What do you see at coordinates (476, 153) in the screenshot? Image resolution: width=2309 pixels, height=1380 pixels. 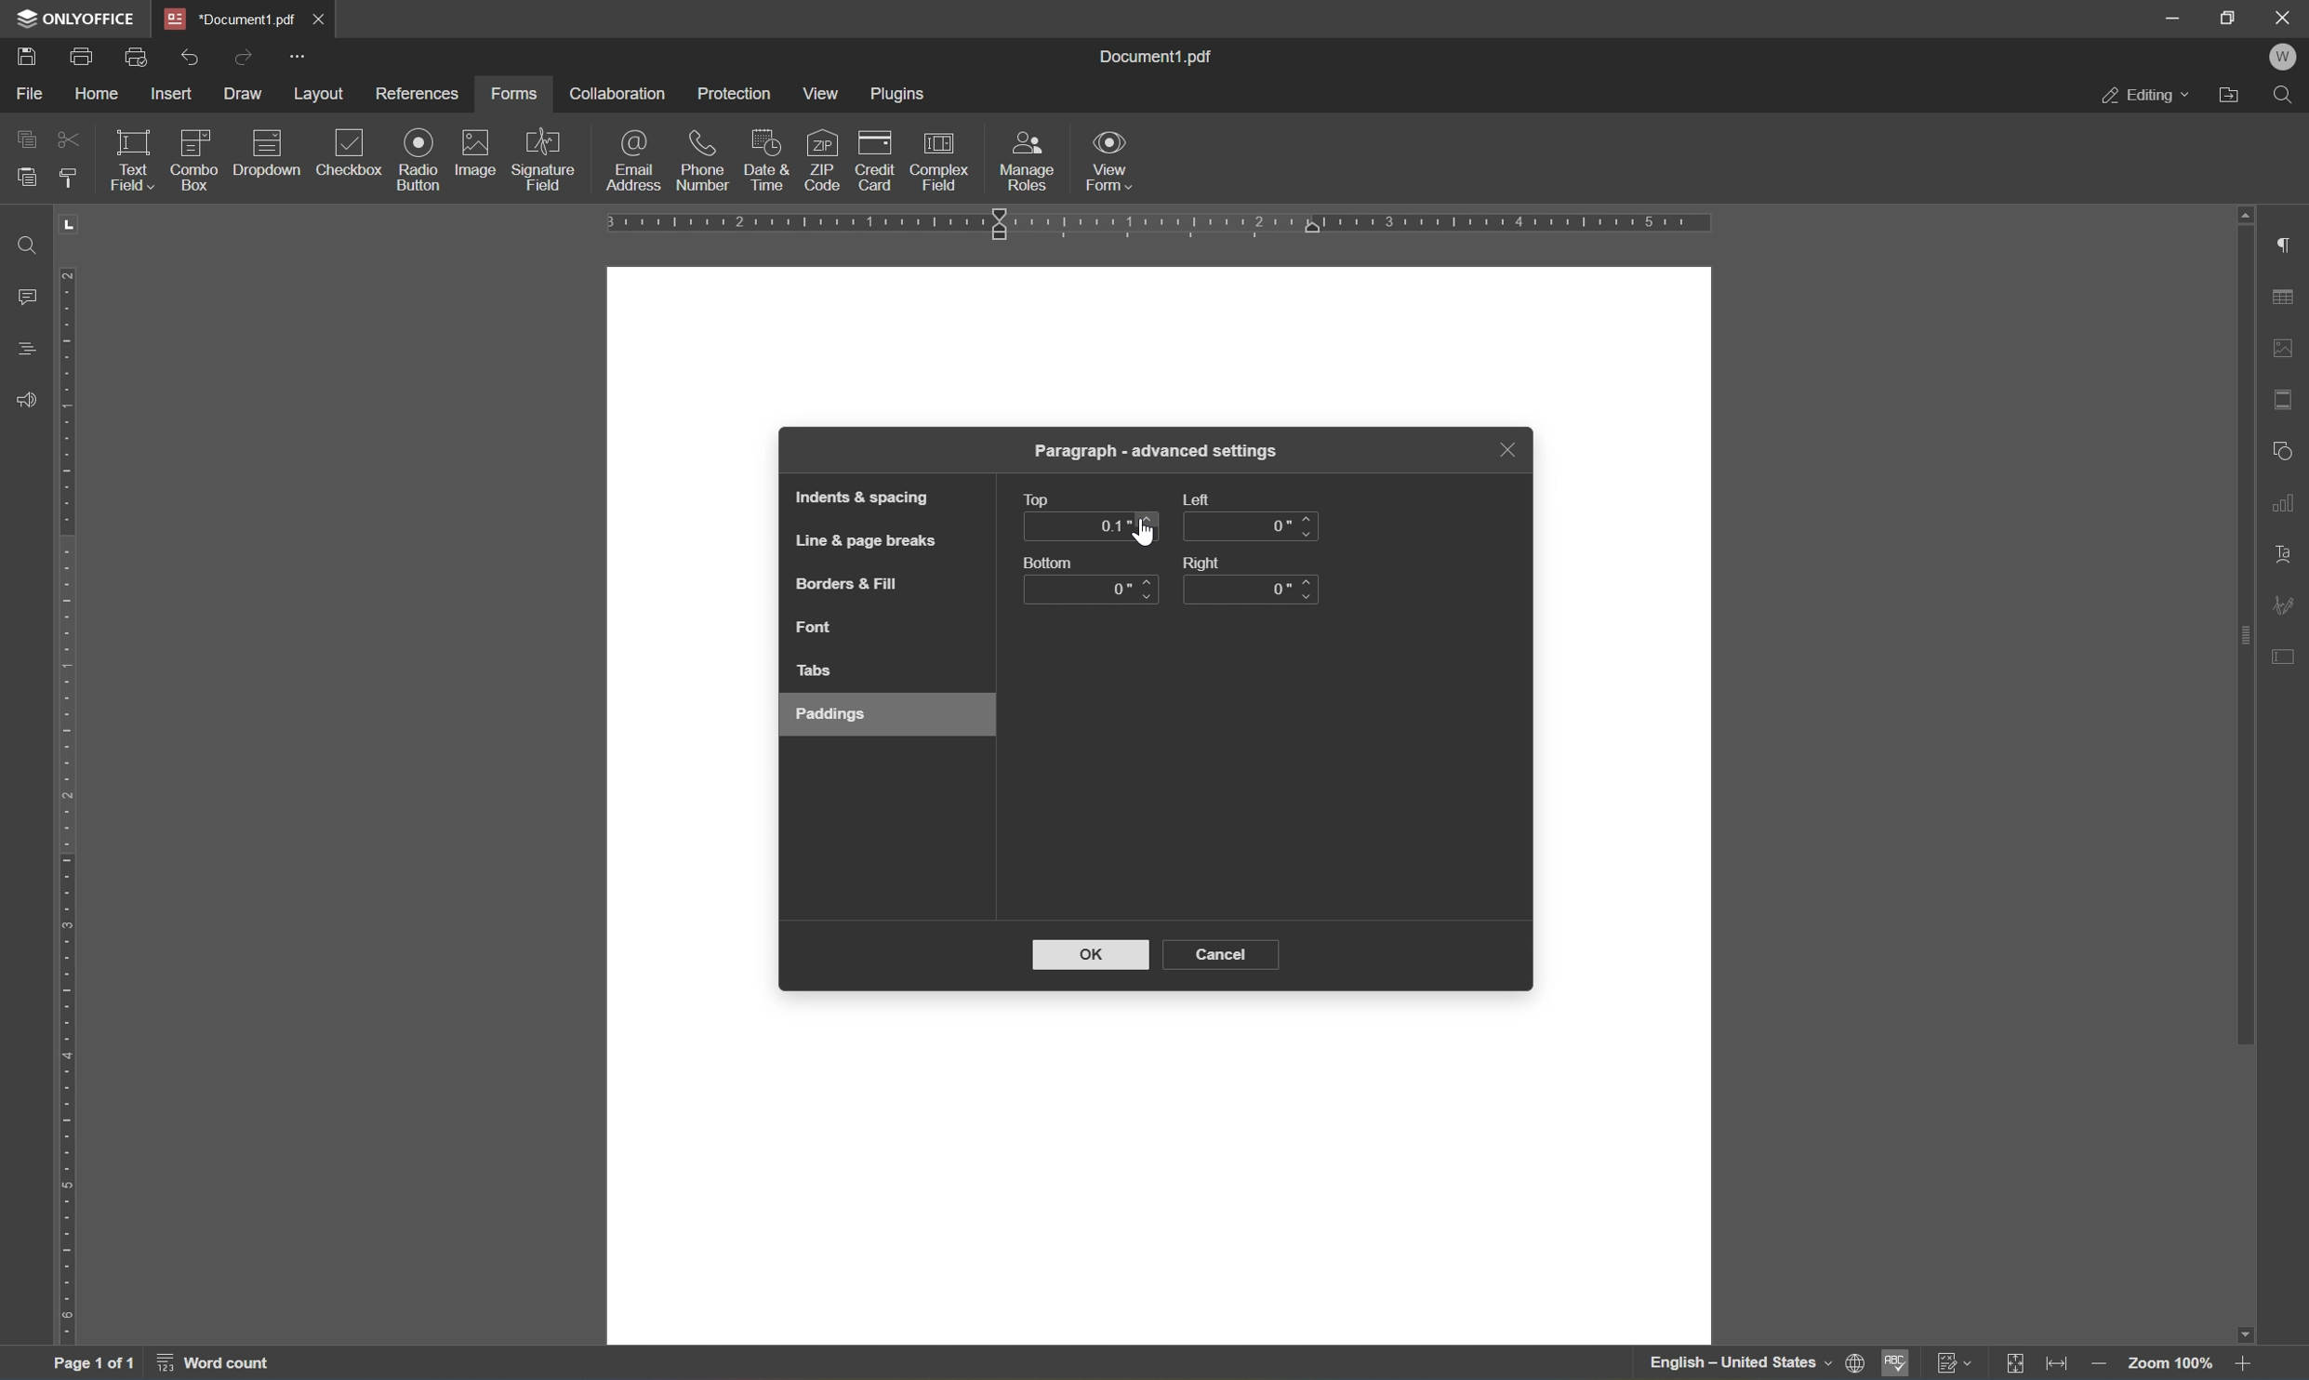 I see `image` at bounding box center [476, 153].